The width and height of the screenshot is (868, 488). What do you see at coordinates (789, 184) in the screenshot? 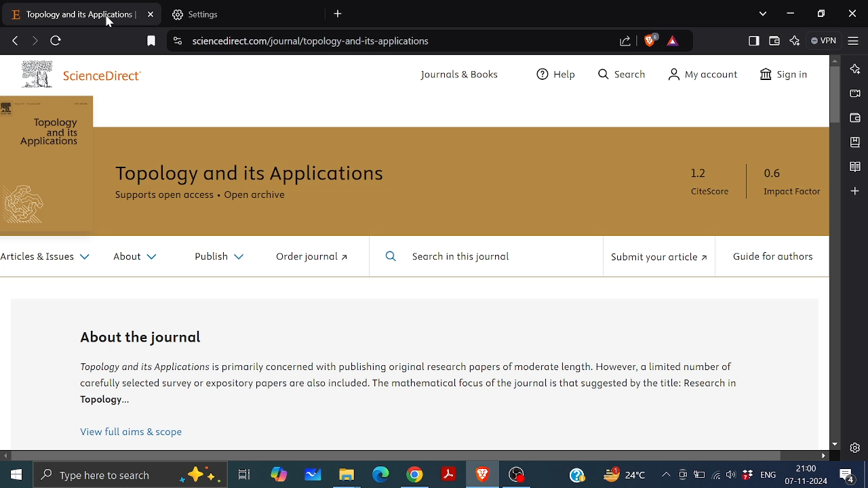
I see `0.6
Impact Factor` at bounding box center [789, 184].